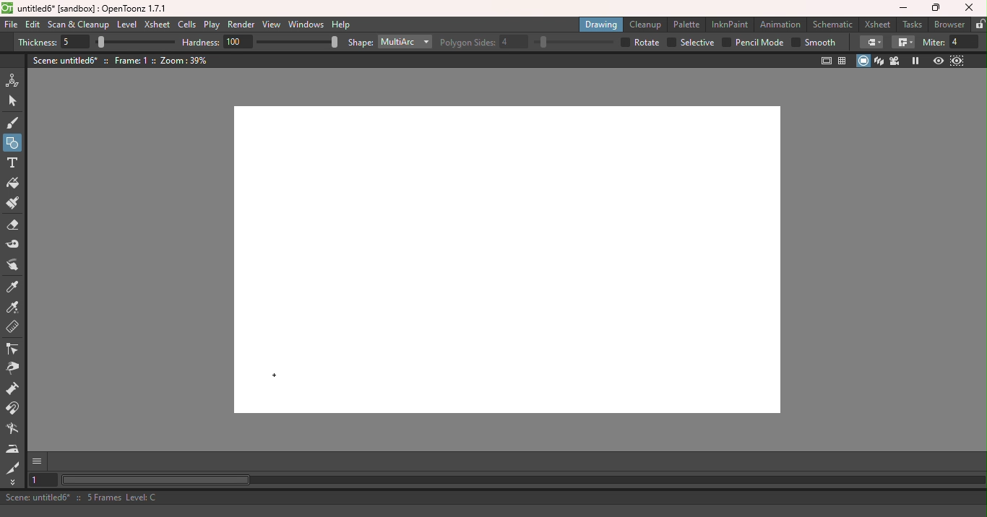 Image resolution: width=987 pixels, height=517 pixels. What do you see at coordinates (957, 61) in the screenshot?
I see `Sub-camera preview` at bounding box center [957, 61].